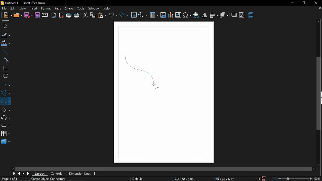 Image resolution: width=322 pixels, height=181 pixels. Describe the element at coordinates (85, 16) in the screenshot. I see `cut ` at that location.